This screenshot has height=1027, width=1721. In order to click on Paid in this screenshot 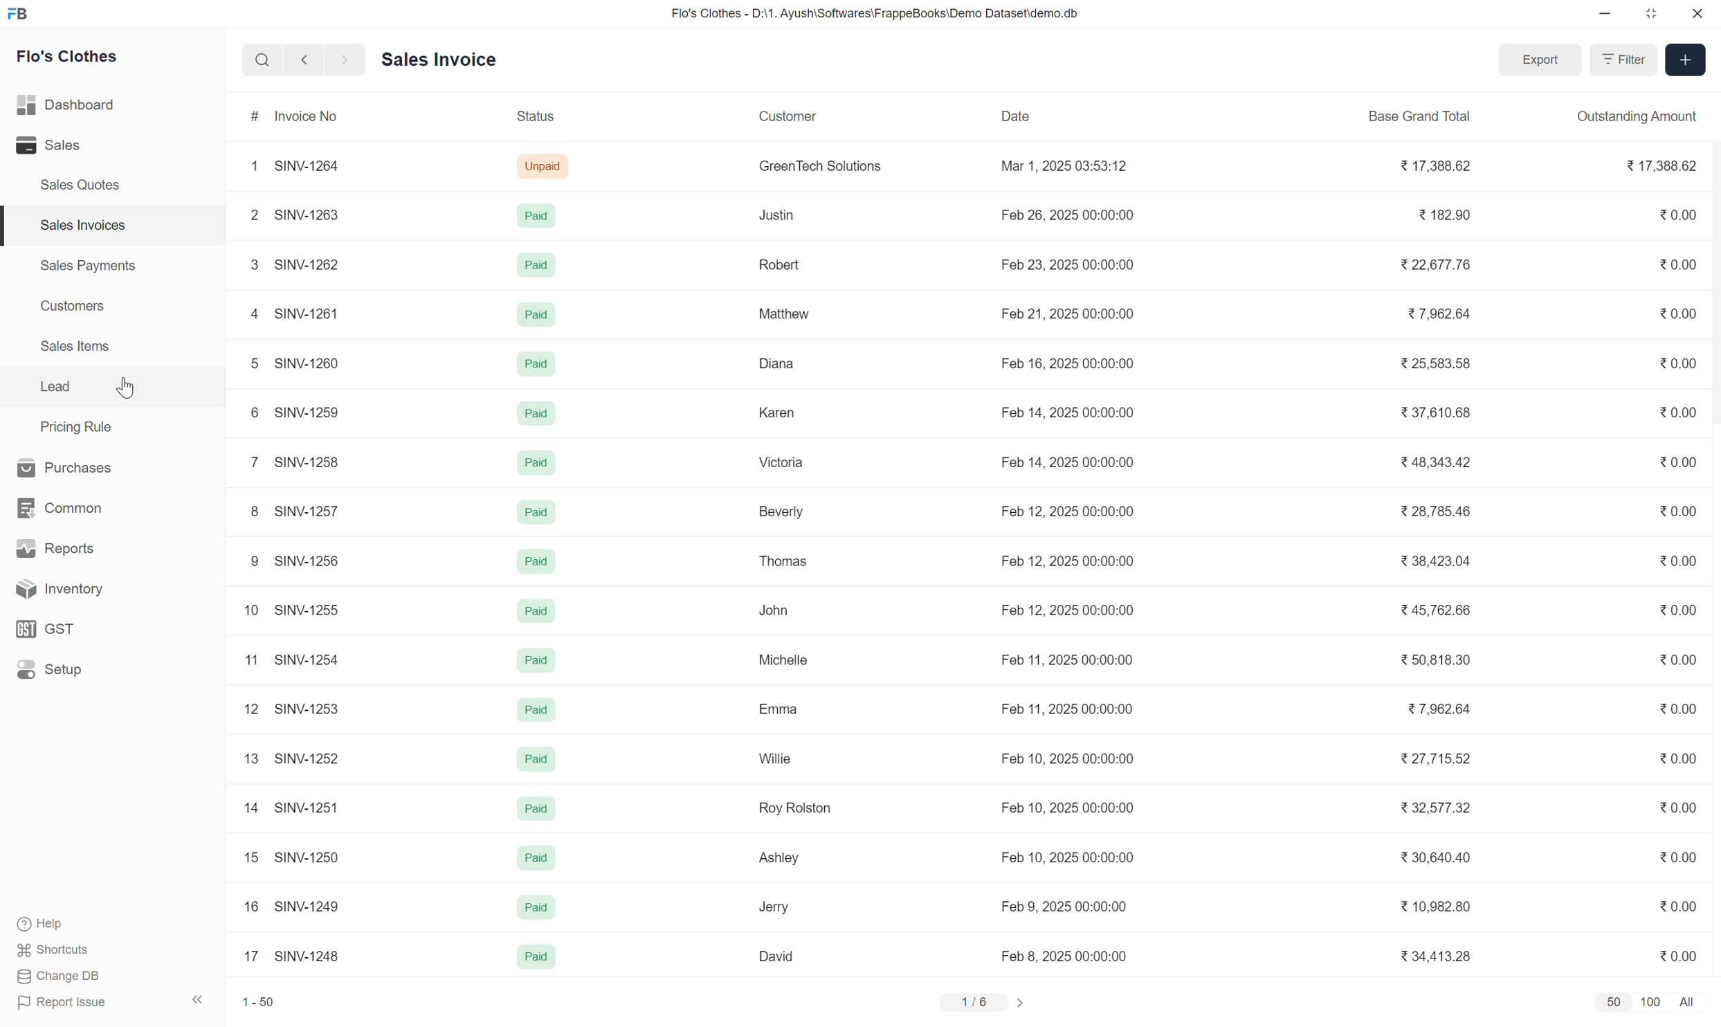, I will do `click(537, 463)`.